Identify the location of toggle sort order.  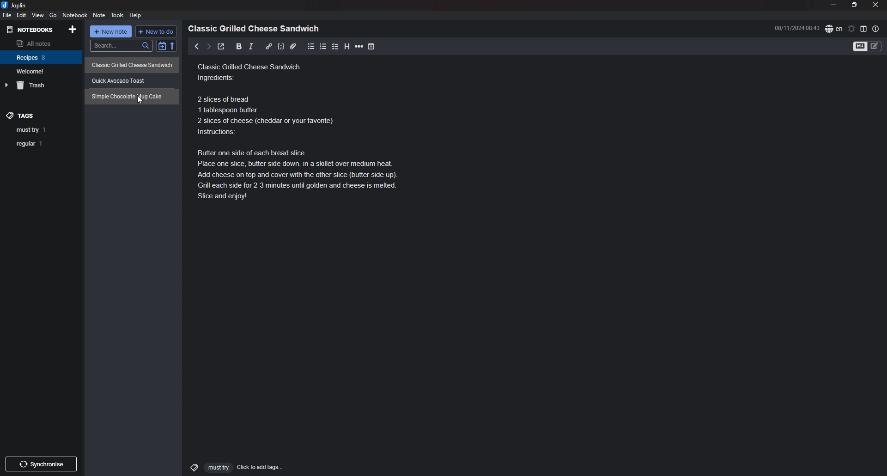
(162, 47).